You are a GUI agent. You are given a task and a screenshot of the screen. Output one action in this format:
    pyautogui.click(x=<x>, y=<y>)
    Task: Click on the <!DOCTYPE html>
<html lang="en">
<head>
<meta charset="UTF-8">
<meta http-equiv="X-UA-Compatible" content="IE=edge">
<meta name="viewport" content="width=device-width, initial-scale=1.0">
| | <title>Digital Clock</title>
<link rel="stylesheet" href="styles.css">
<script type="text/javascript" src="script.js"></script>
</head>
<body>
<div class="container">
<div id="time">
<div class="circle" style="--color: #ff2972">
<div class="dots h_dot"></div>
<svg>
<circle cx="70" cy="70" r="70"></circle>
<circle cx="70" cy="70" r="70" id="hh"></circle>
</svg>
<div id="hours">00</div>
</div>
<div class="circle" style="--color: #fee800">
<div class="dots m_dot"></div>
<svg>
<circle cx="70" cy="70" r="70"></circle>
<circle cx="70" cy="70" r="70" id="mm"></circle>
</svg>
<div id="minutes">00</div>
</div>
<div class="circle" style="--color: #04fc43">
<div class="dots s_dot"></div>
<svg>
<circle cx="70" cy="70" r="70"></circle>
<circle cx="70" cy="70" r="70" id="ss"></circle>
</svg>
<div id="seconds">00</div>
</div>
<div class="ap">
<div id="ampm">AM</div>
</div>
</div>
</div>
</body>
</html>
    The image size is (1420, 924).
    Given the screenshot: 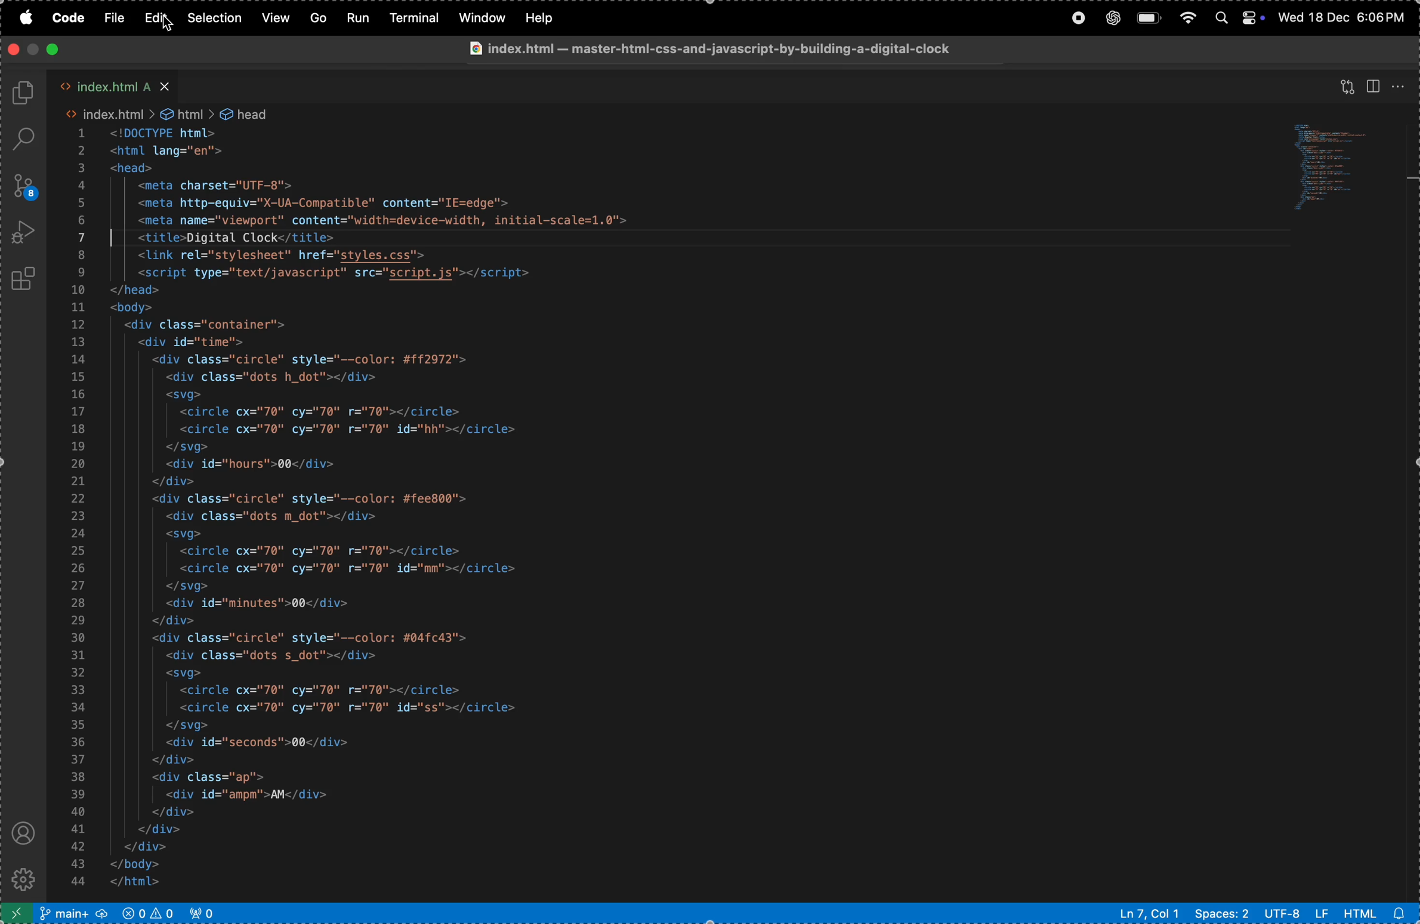 What is the action you would take?
    pyautogui.click(x=370, y=510)
    